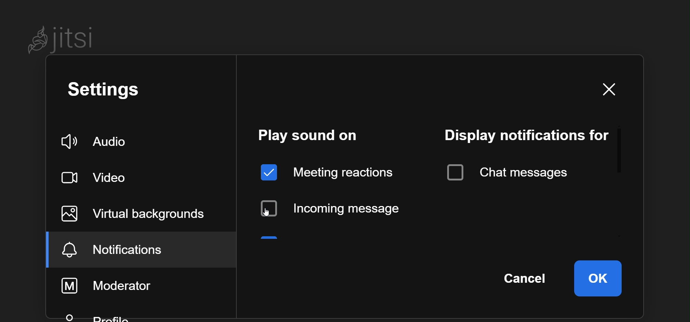  What do you see at coordinates (599, 278) in the screenshot?
I see `ok` at bounding box center [599, 278].